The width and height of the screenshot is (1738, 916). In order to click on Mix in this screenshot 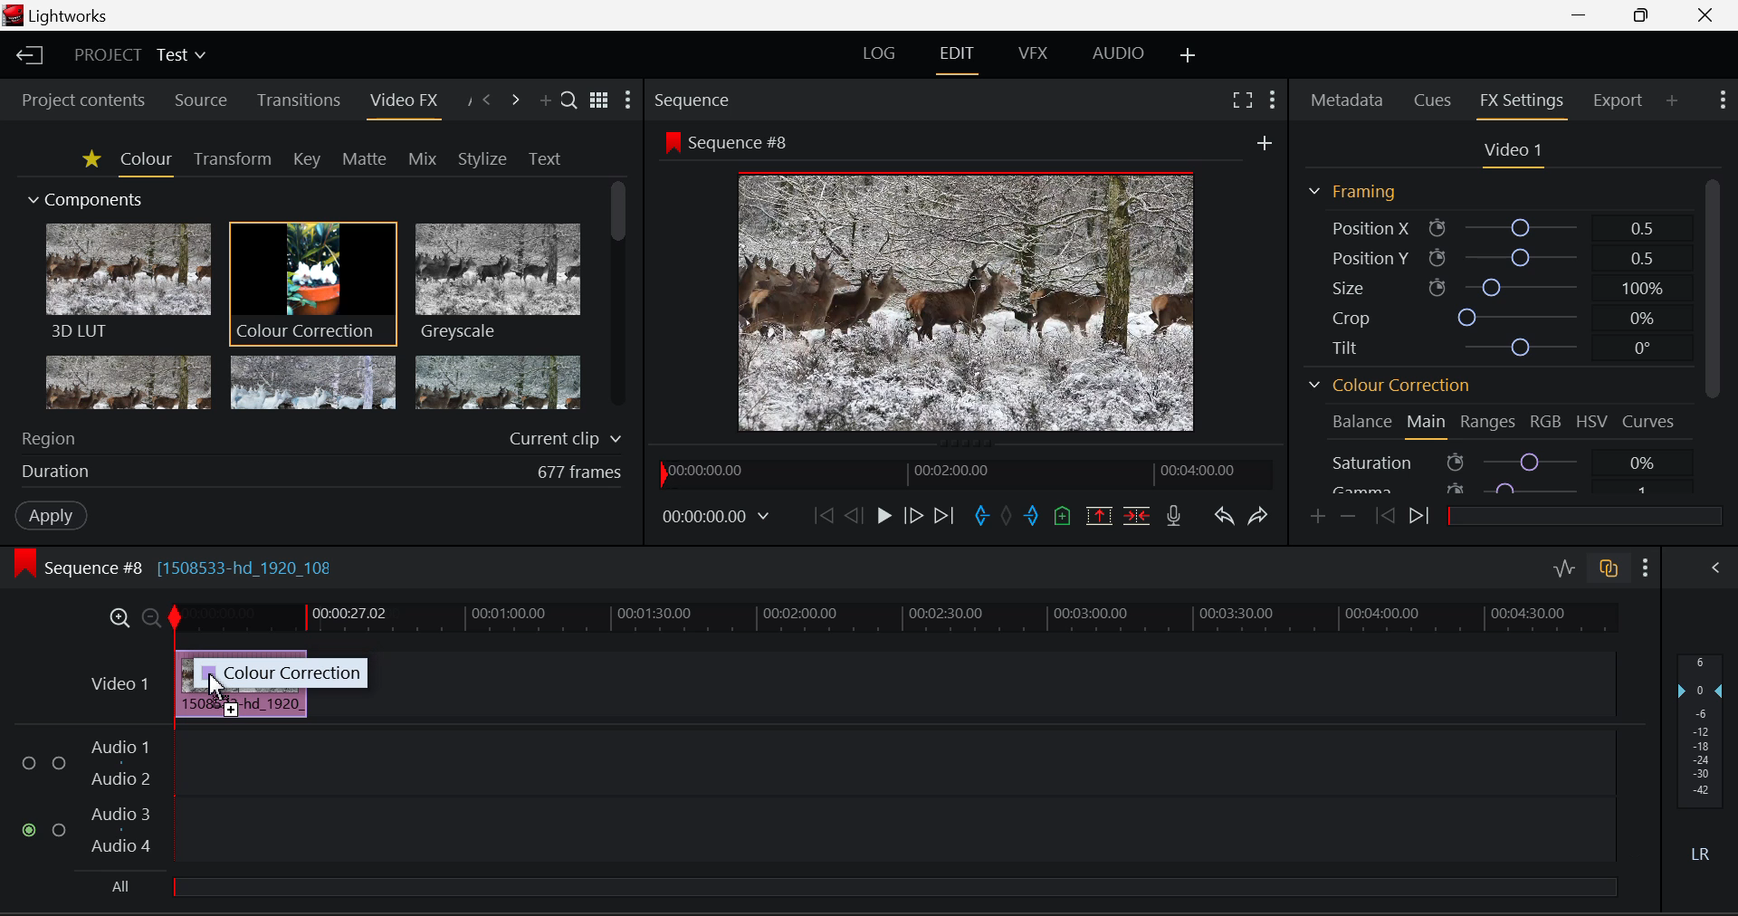, I will do `click(424, 157)`.